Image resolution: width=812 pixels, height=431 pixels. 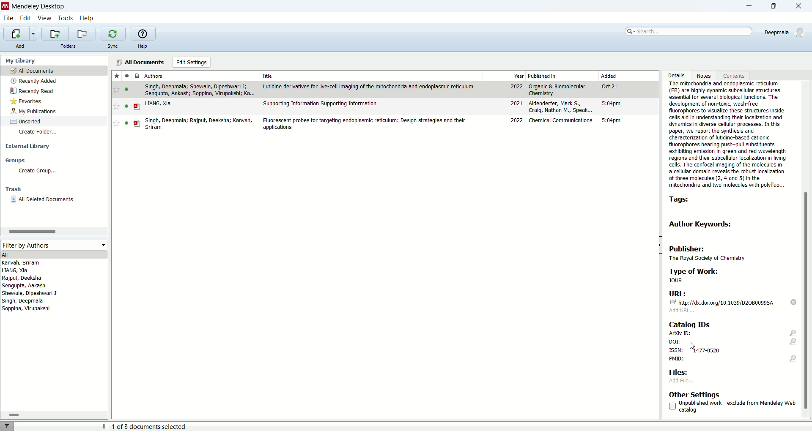 What do you see at coordinates (154, 76) in the screenshot?
I see `authors` at bounding box center [154, 76].